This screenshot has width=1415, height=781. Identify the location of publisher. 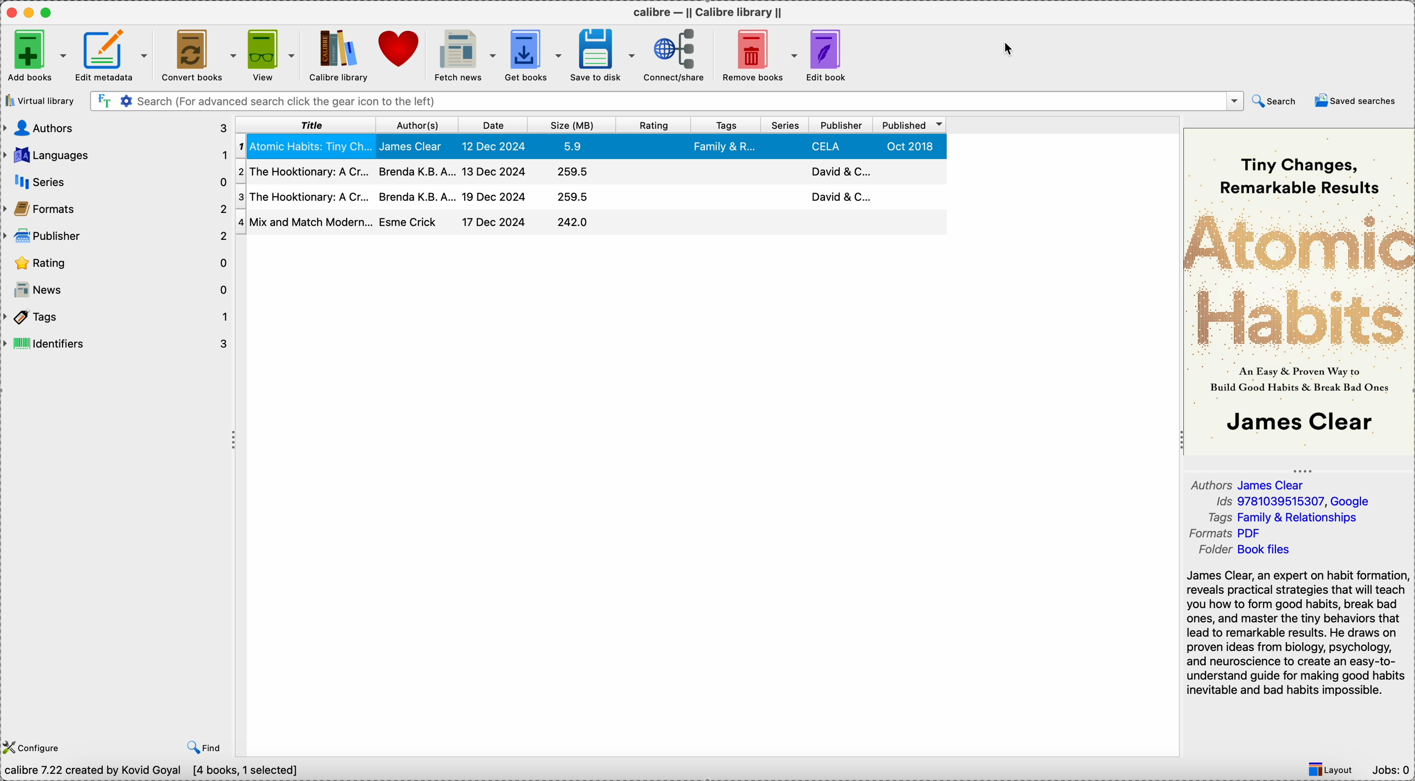
(842, 125).